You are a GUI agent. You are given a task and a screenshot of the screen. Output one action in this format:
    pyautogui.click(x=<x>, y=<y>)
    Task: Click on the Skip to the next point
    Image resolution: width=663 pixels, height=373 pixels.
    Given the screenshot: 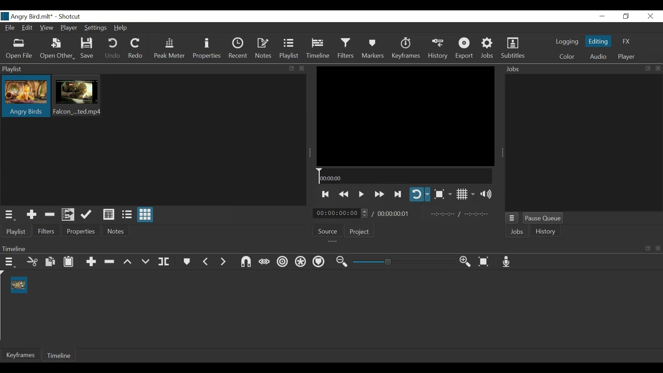 What is the action you would take?
    pyautogui.click(x=397, y=193)
    